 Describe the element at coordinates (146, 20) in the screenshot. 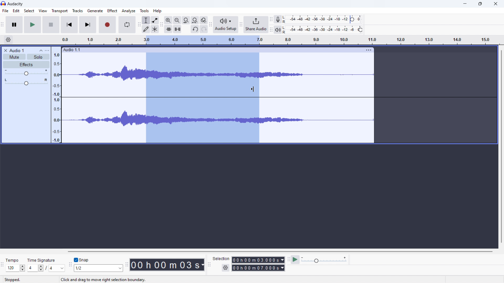

I see `selection tool` at that location.